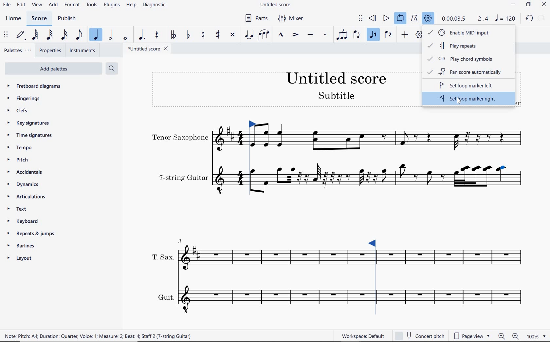  What do you see at coordinates (96, 35) in the screenshot?
I see `QUARTER NOTE` at bounding box center [96, 35].